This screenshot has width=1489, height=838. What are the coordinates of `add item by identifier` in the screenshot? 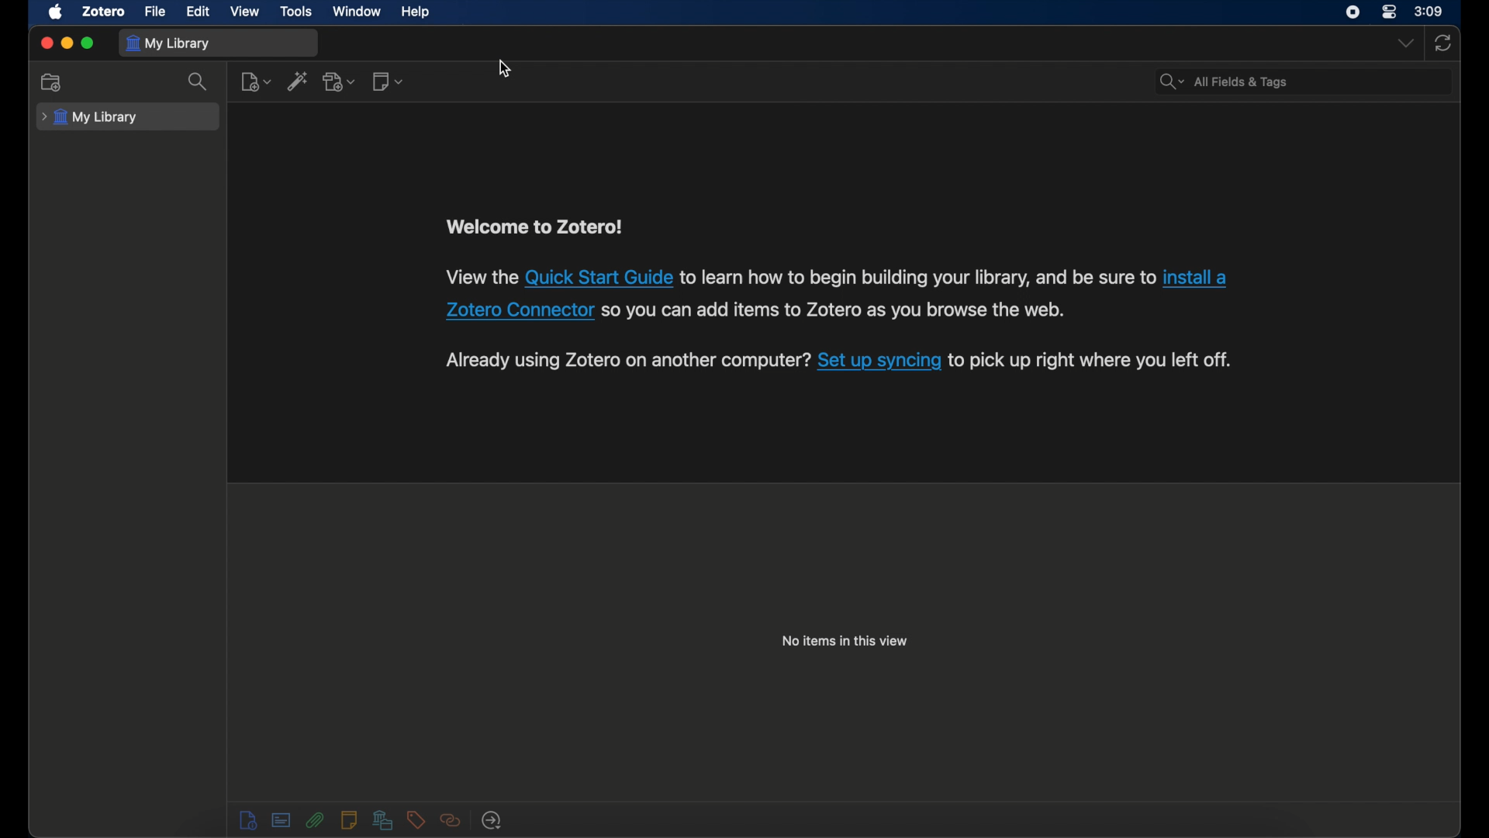 It's located at (297, 80).